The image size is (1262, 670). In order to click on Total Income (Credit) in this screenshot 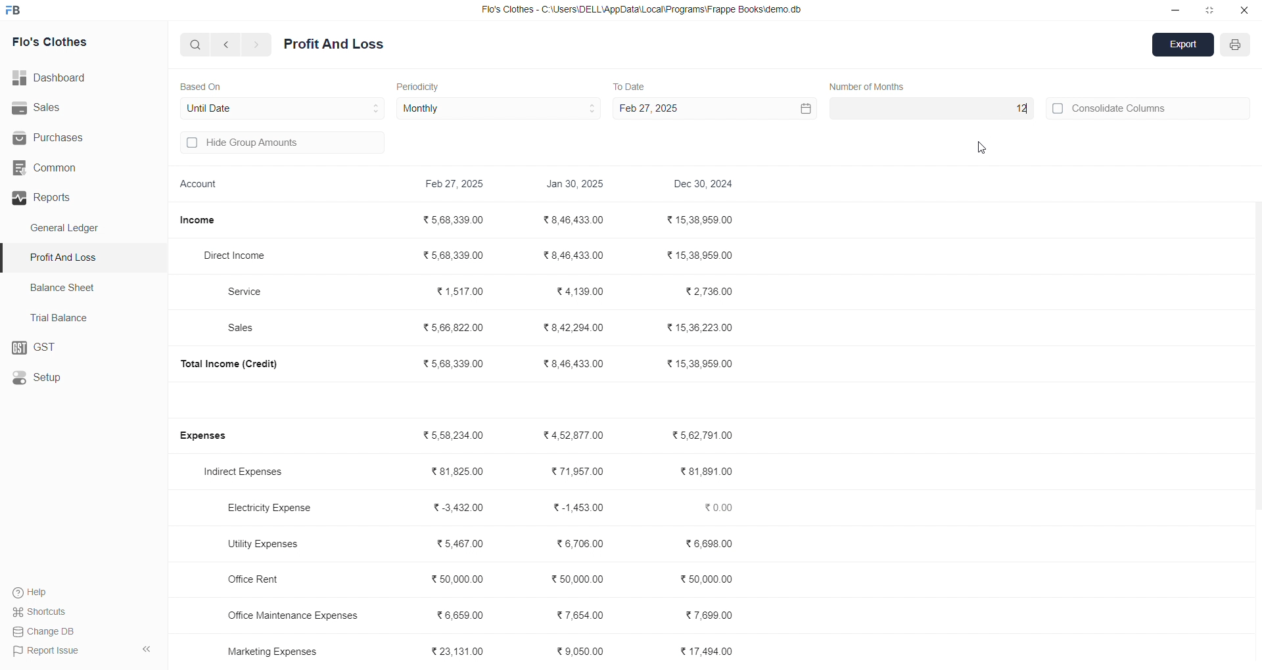, I will do `click(239, 363)`.